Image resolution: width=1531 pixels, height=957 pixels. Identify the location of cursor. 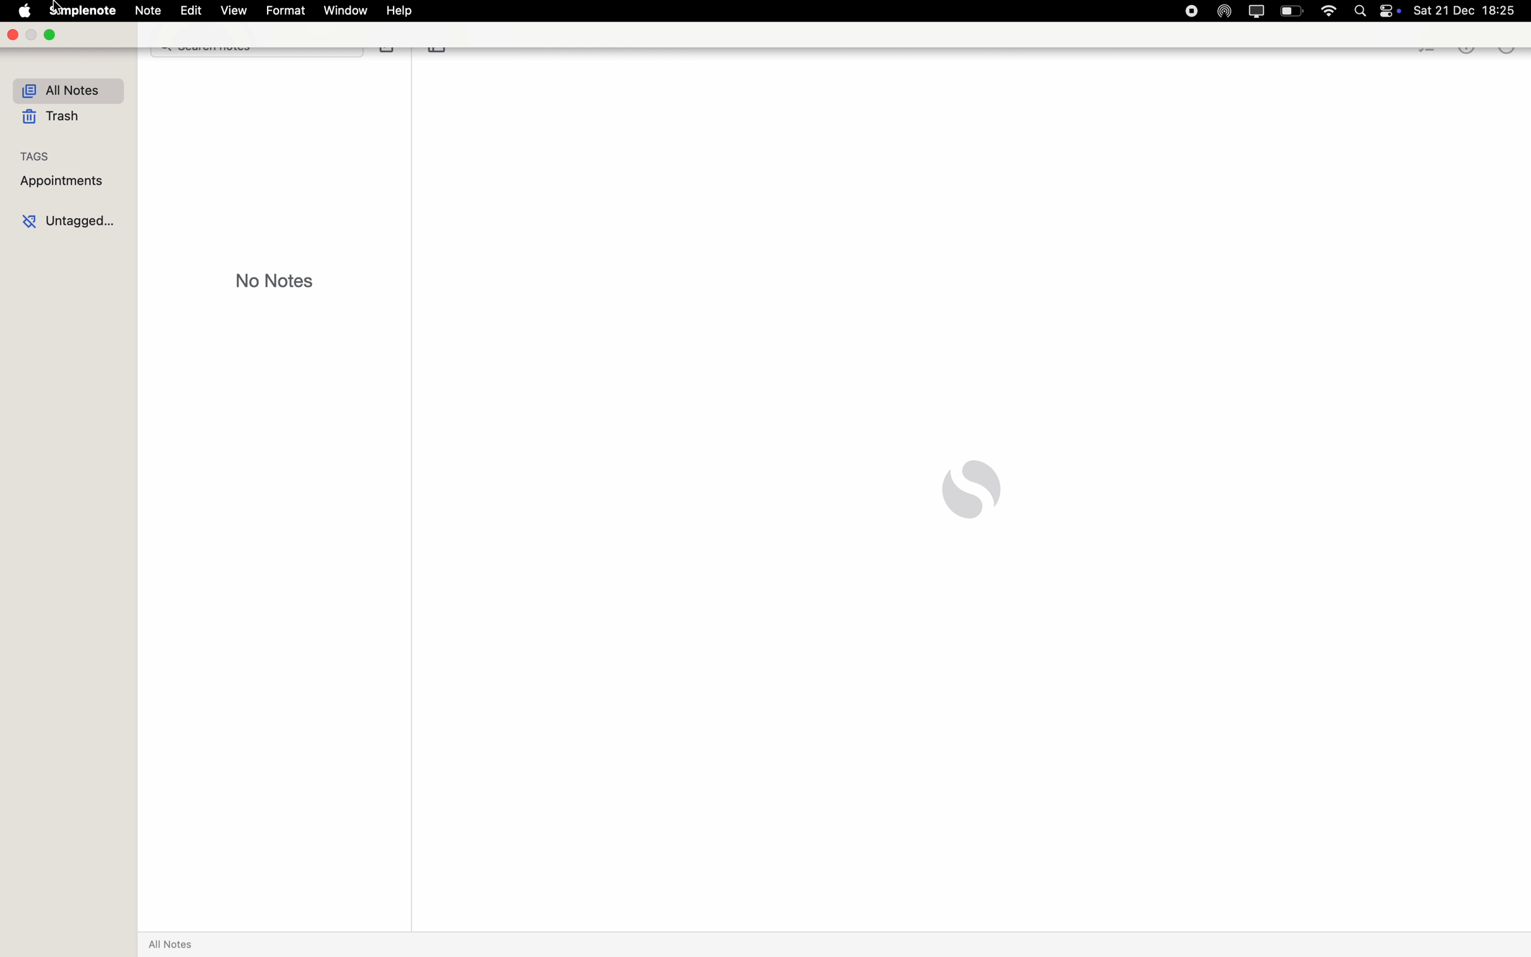
(53, 8).